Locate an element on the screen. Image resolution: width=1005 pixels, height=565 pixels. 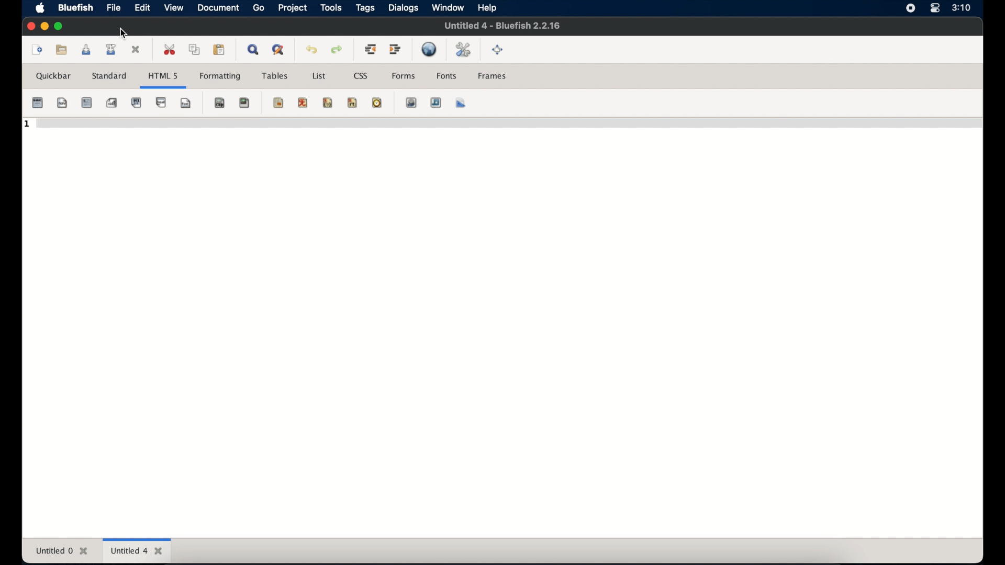
fonts is located at coordinates (447, 76).